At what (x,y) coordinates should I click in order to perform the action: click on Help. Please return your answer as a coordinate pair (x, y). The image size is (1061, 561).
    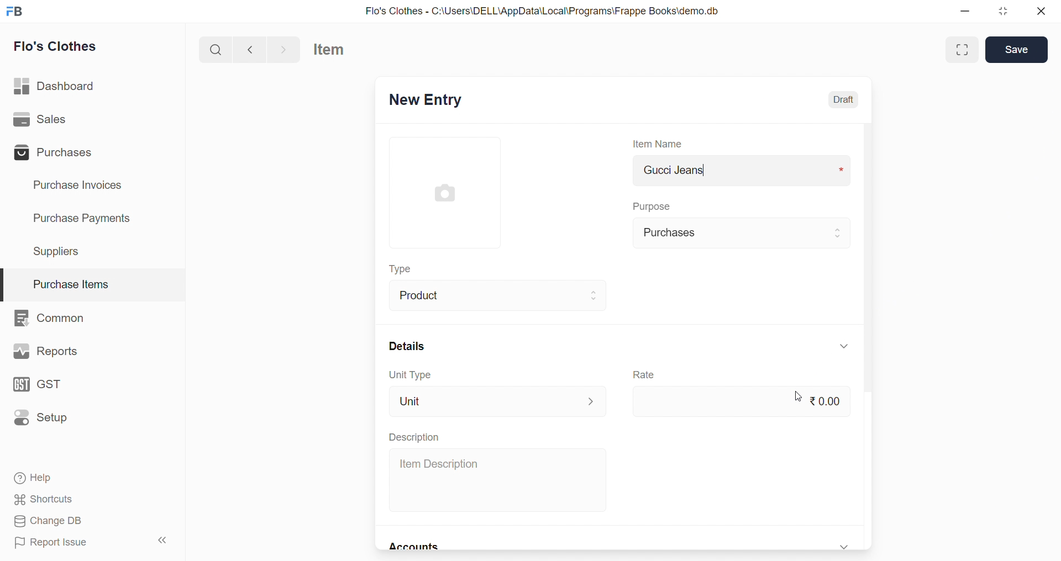
    Looking at the image, I should click on (87, 477).